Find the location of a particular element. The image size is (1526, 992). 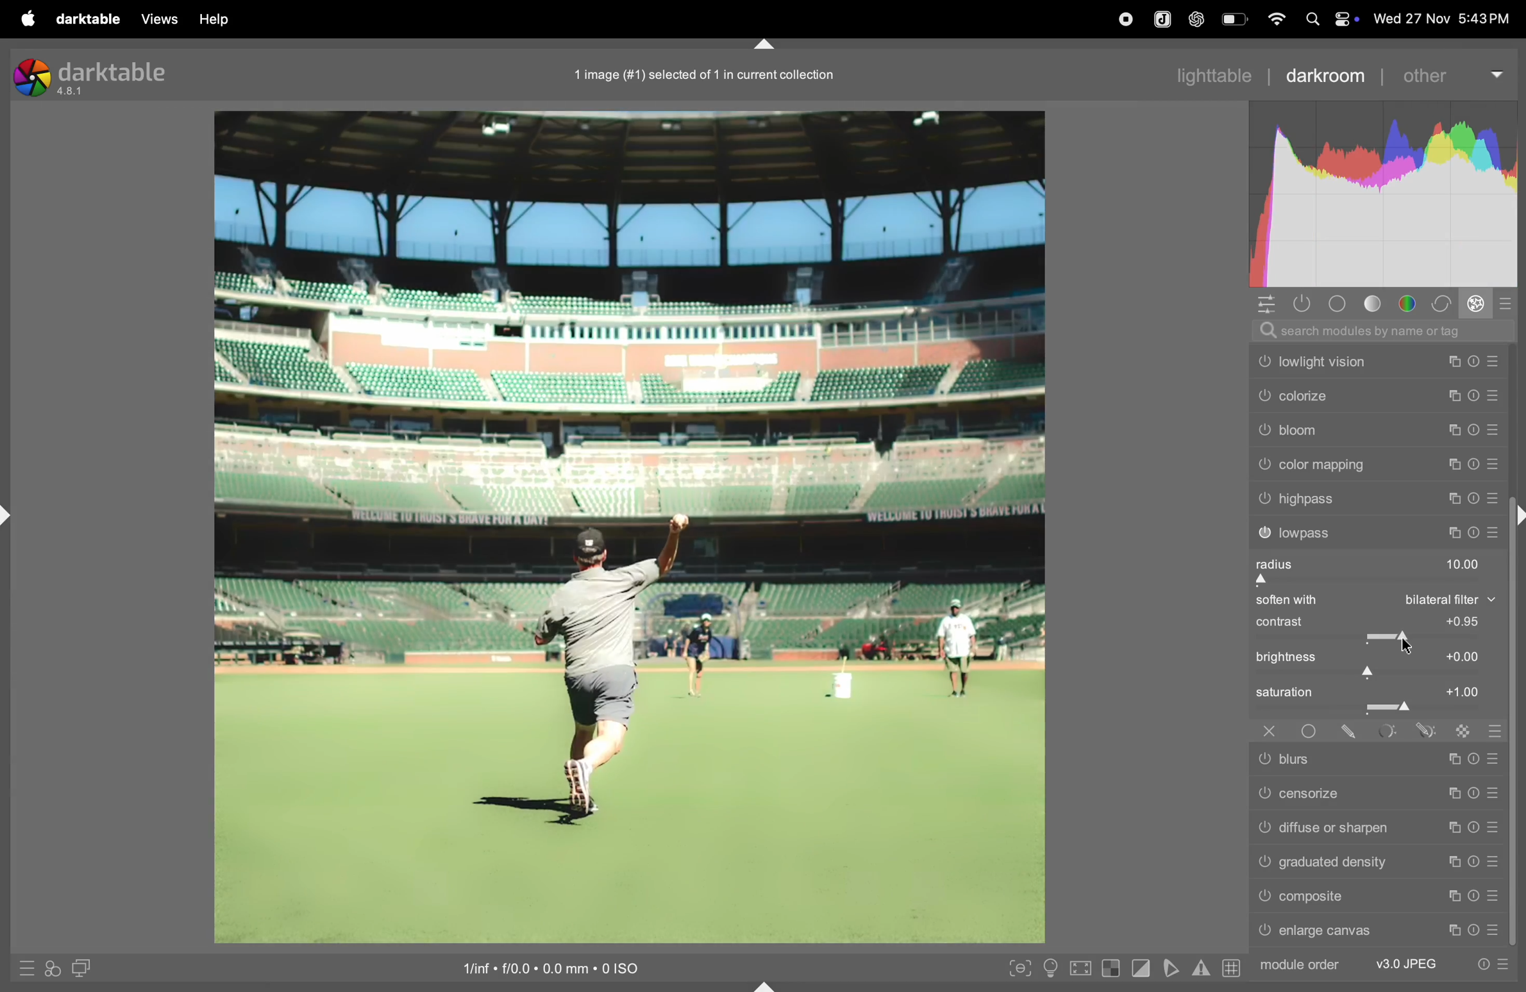

1 image is located at coordinates (705, 74).